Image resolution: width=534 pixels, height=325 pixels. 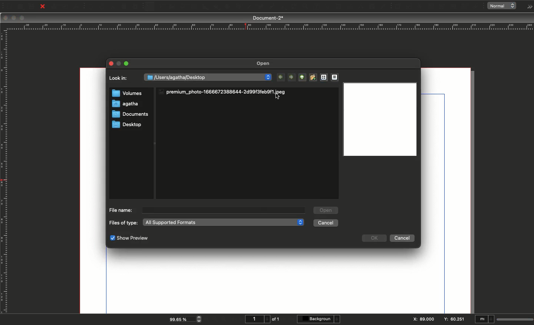 What do you see at coordinates (5, 172) in the screenshot?
I see `Ruler` at bounding box center [5, 172].